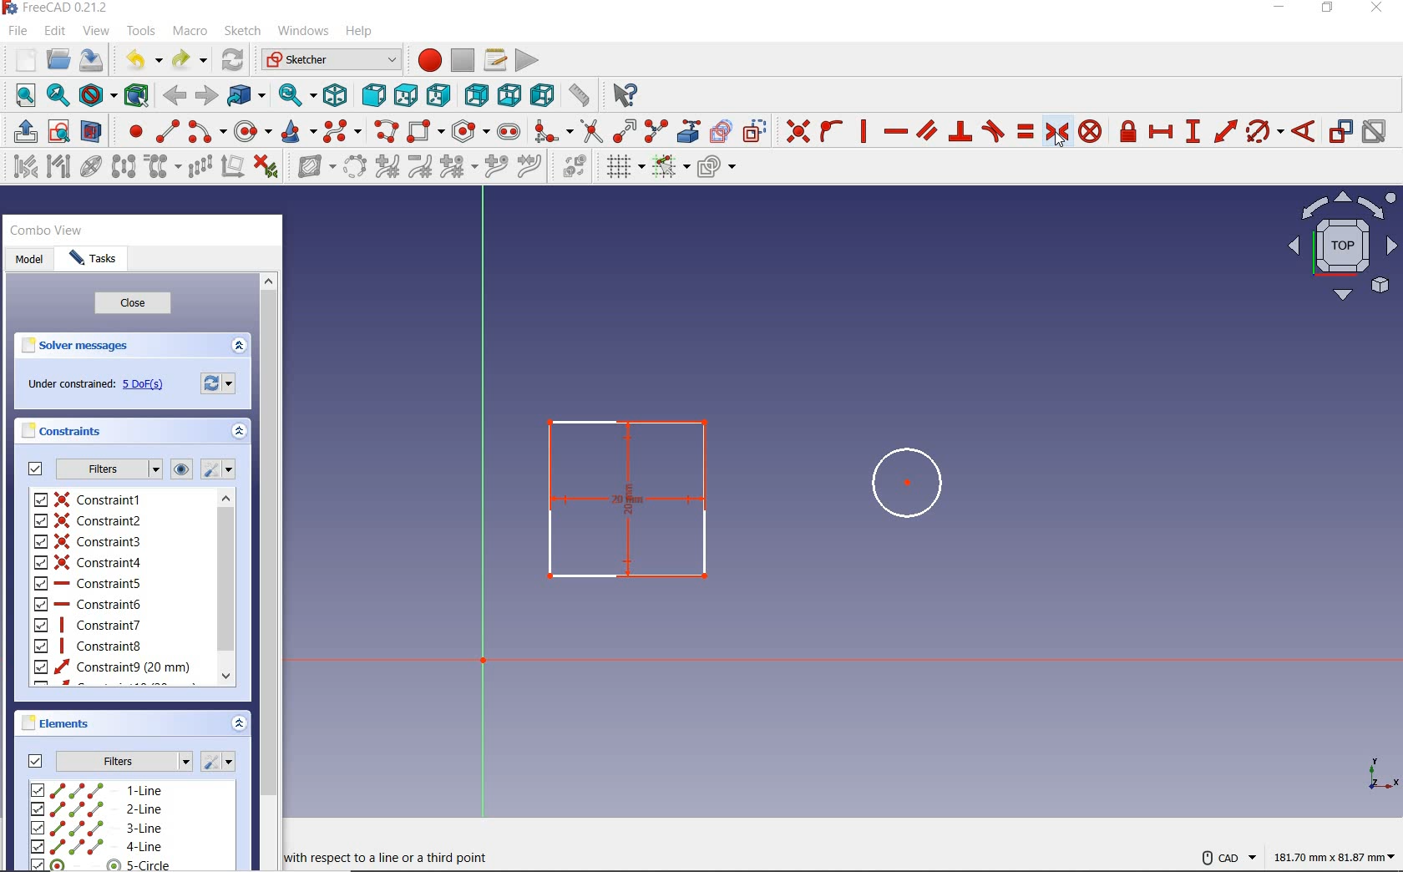  I want to click on macros, so click(497, 60).